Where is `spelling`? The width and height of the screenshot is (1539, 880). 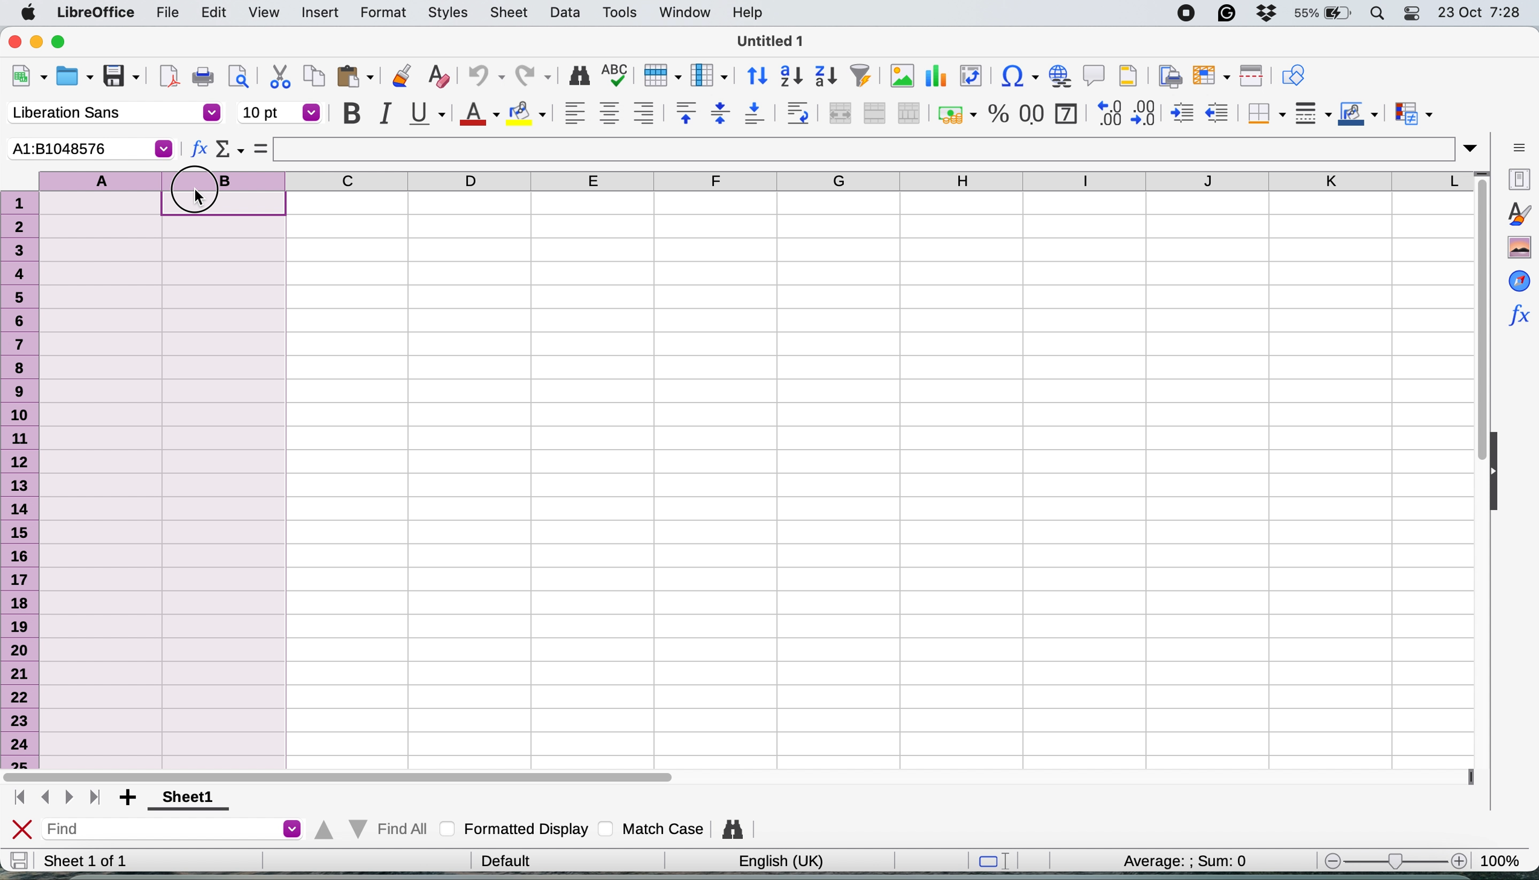
spelling is located at coordinates (615, 75).